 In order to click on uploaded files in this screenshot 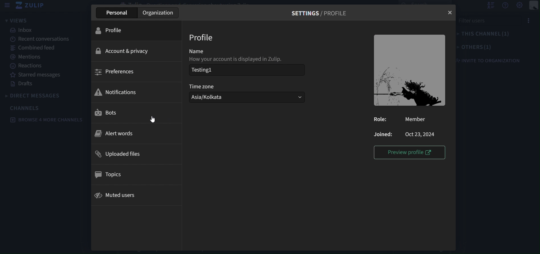, I will do `click(135, 153)`.